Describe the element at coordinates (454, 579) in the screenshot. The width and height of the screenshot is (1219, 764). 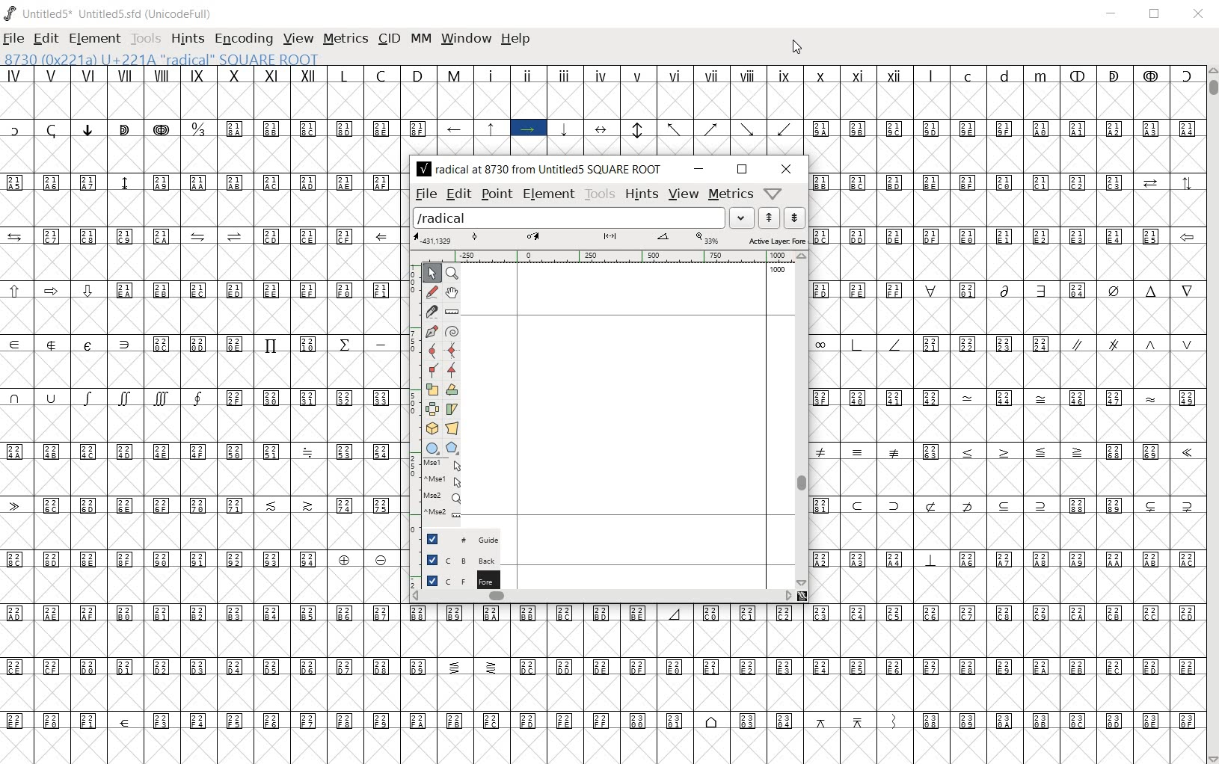
I see `foreground` at that location.